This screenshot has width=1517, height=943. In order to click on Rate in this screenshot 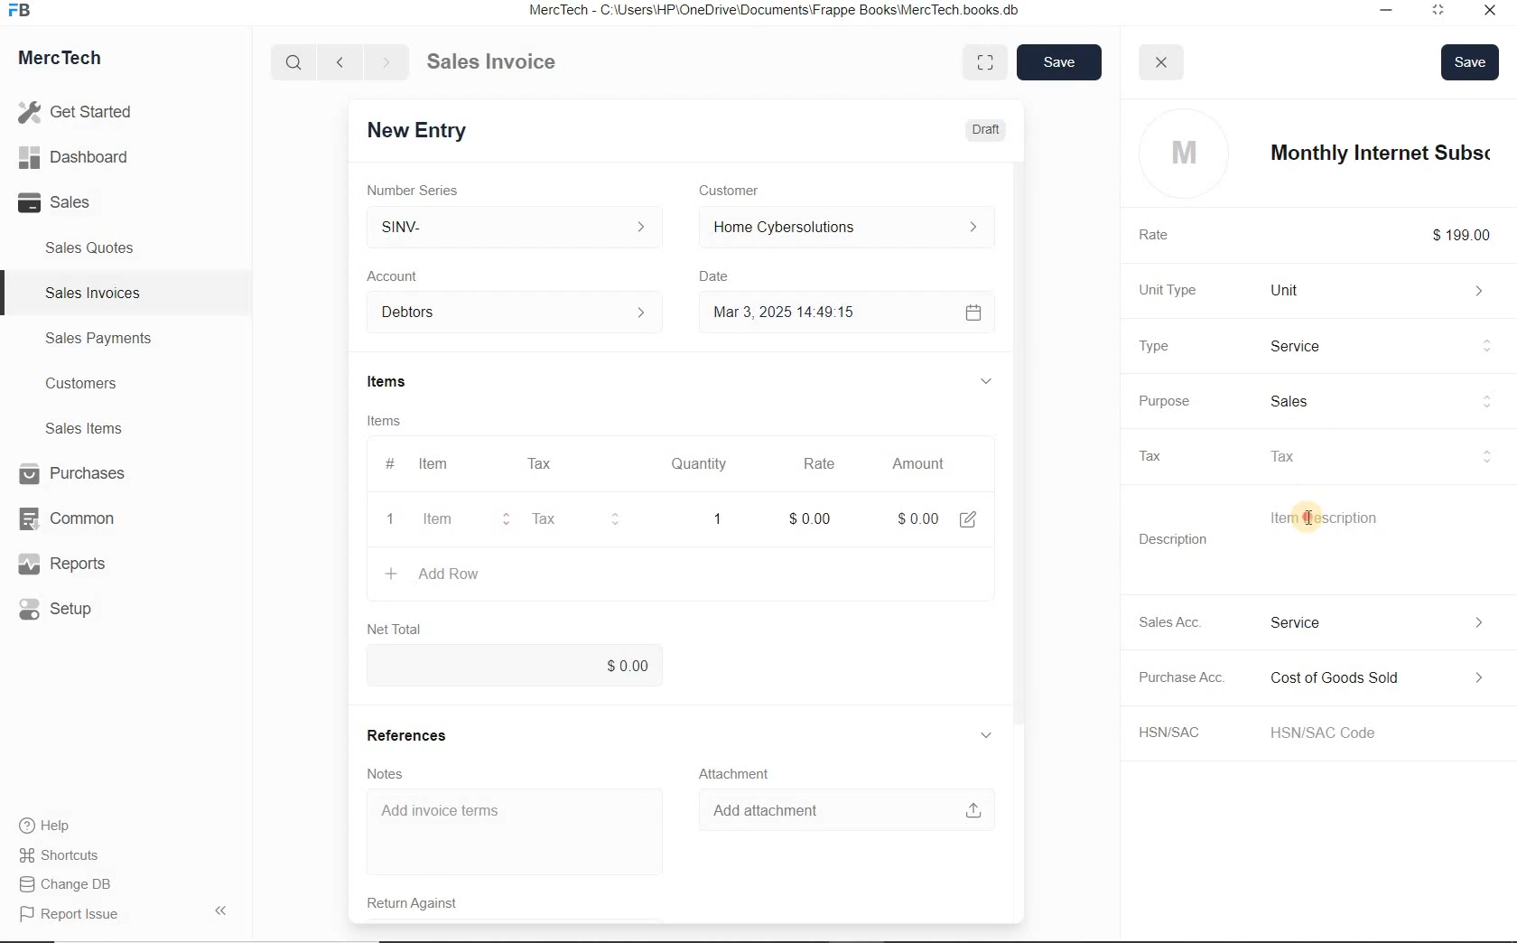, I will do `click(1149, 236)`.